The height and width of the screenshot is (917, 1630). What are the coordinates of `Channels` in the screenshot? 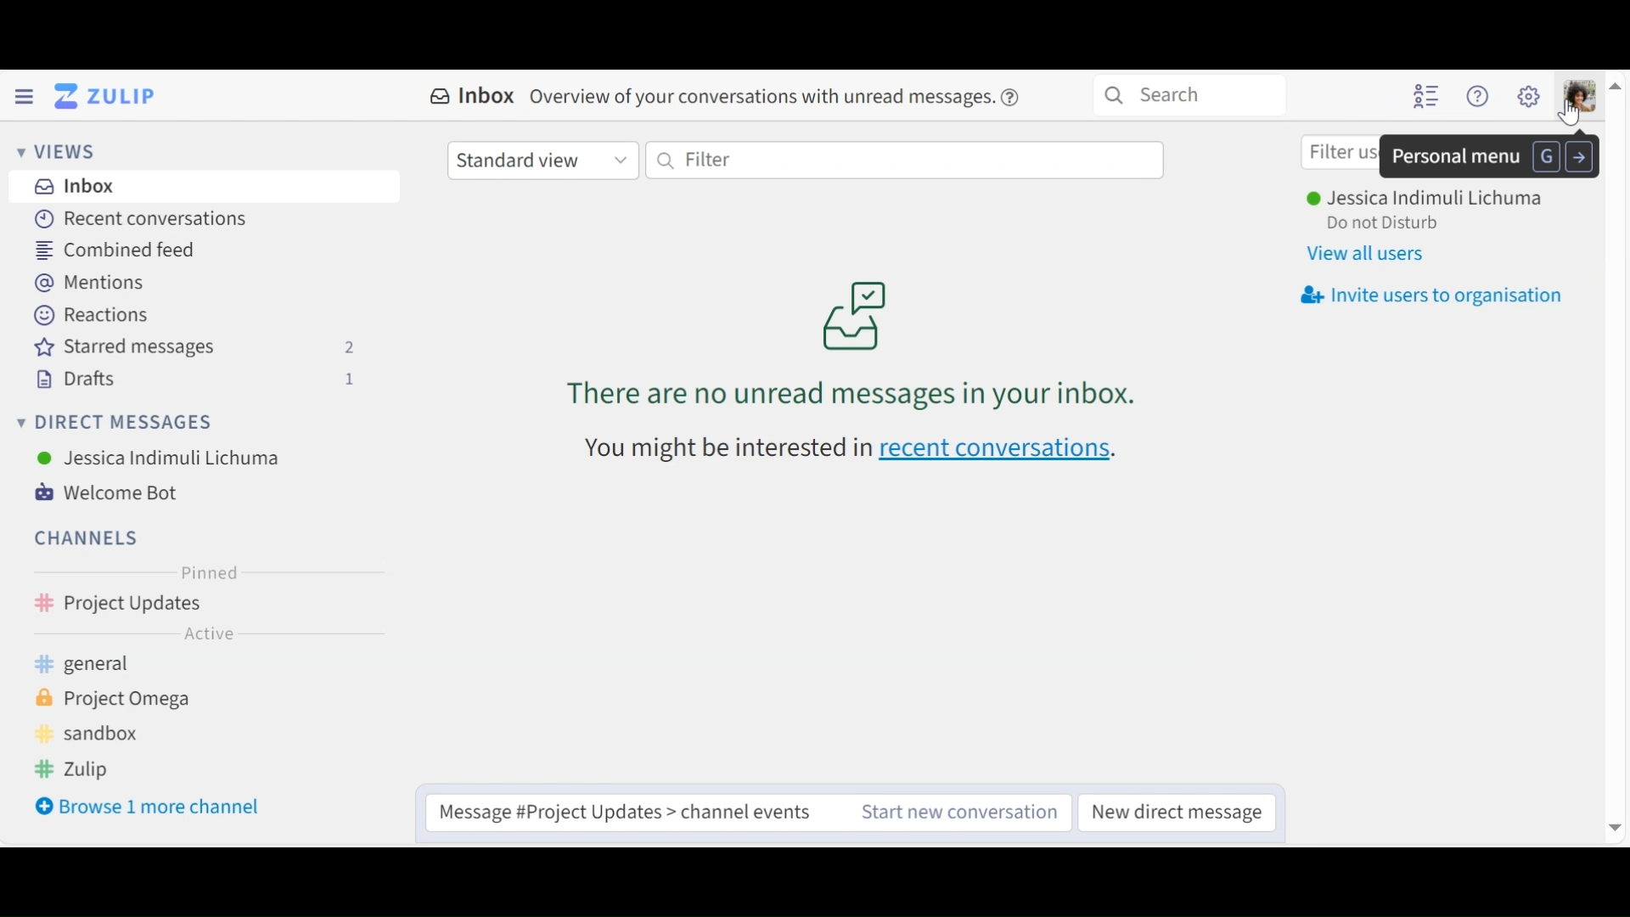 It's located at (83, 537).